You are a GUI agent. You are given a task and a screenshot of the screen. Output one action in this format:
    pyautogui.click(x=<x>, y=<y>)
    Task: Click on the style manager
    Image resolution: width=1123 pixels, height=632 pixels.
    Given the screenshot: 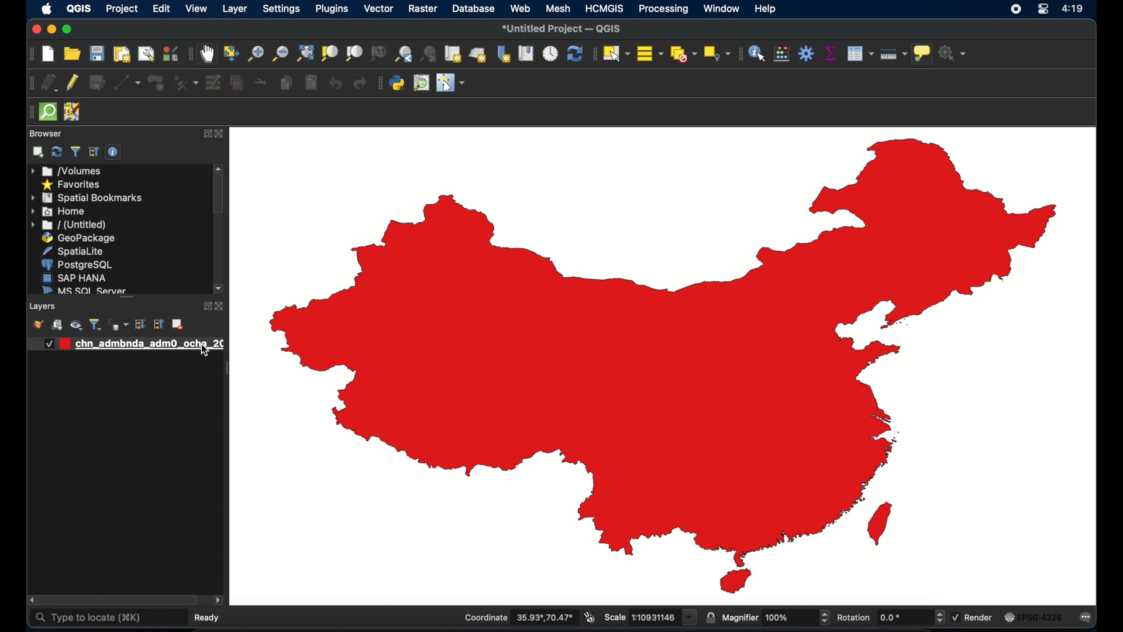 What is the action you would take?
    pyautogui.click(x=170, y=54)
    